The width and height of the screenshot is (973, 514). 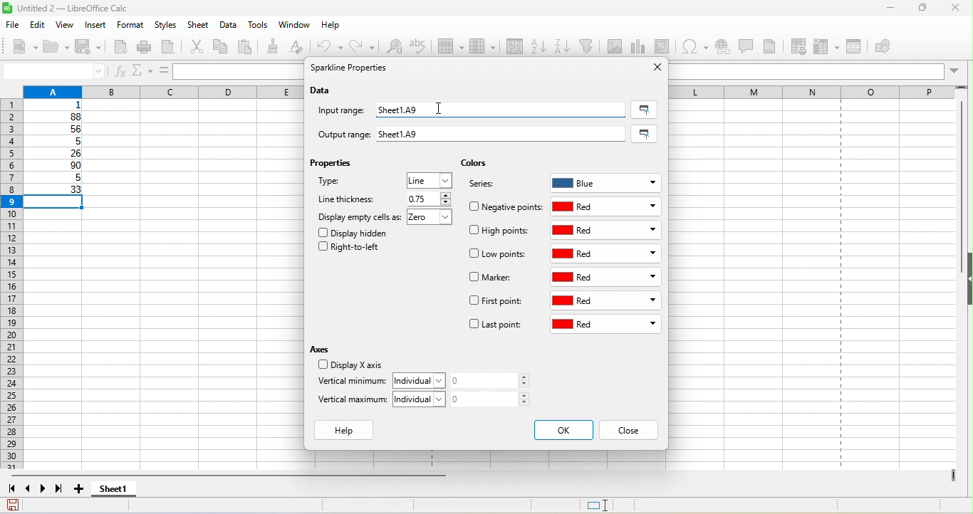 I want to click on high points, so click(x=500, y=233).